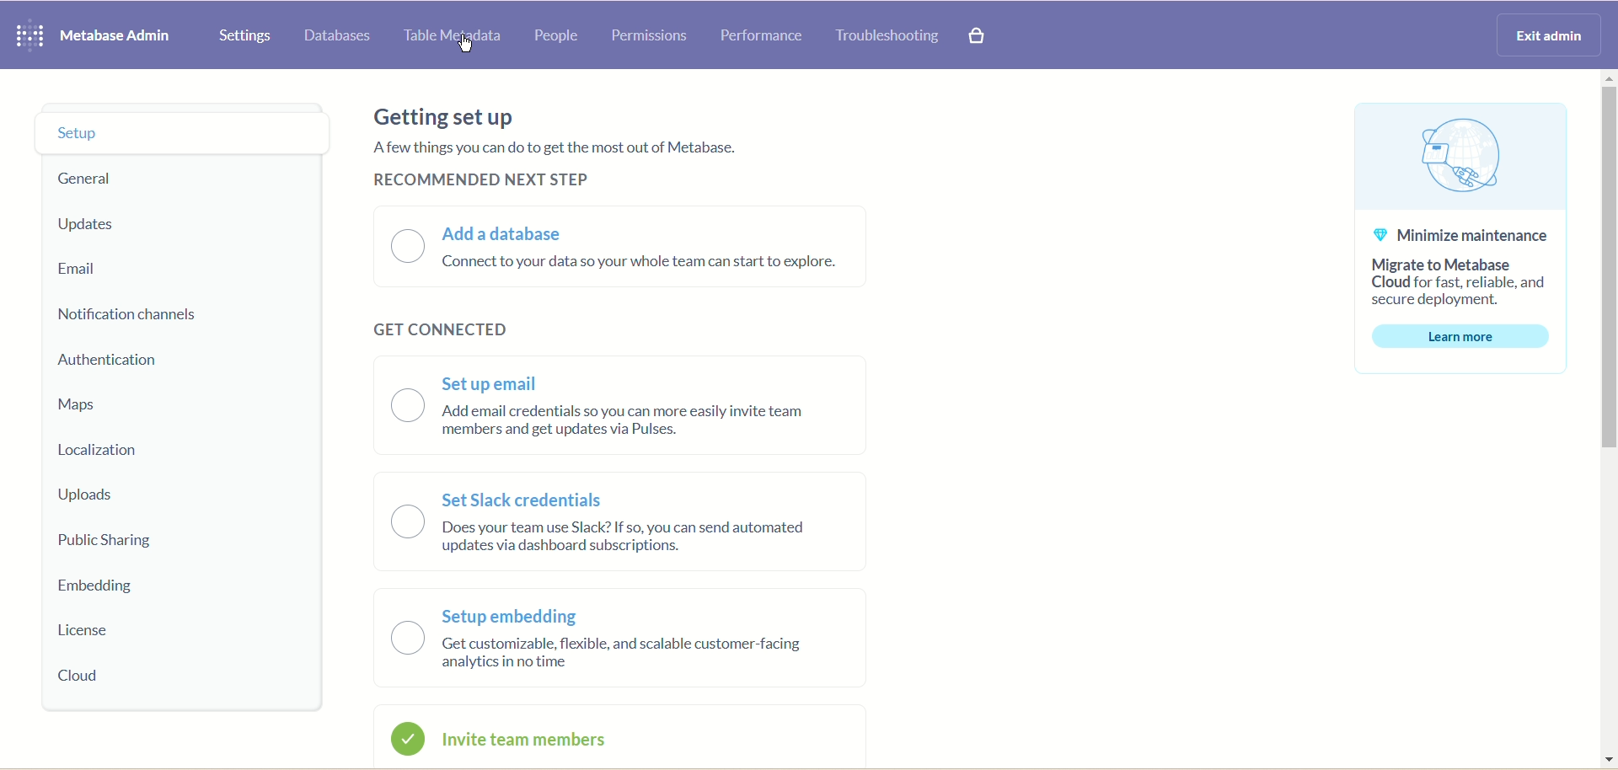 Image resolution: width=1618 pixels, height=770 pixels. Describe the element at coordinates (104, 224) in the screenshot. I see `Updates` at that location.